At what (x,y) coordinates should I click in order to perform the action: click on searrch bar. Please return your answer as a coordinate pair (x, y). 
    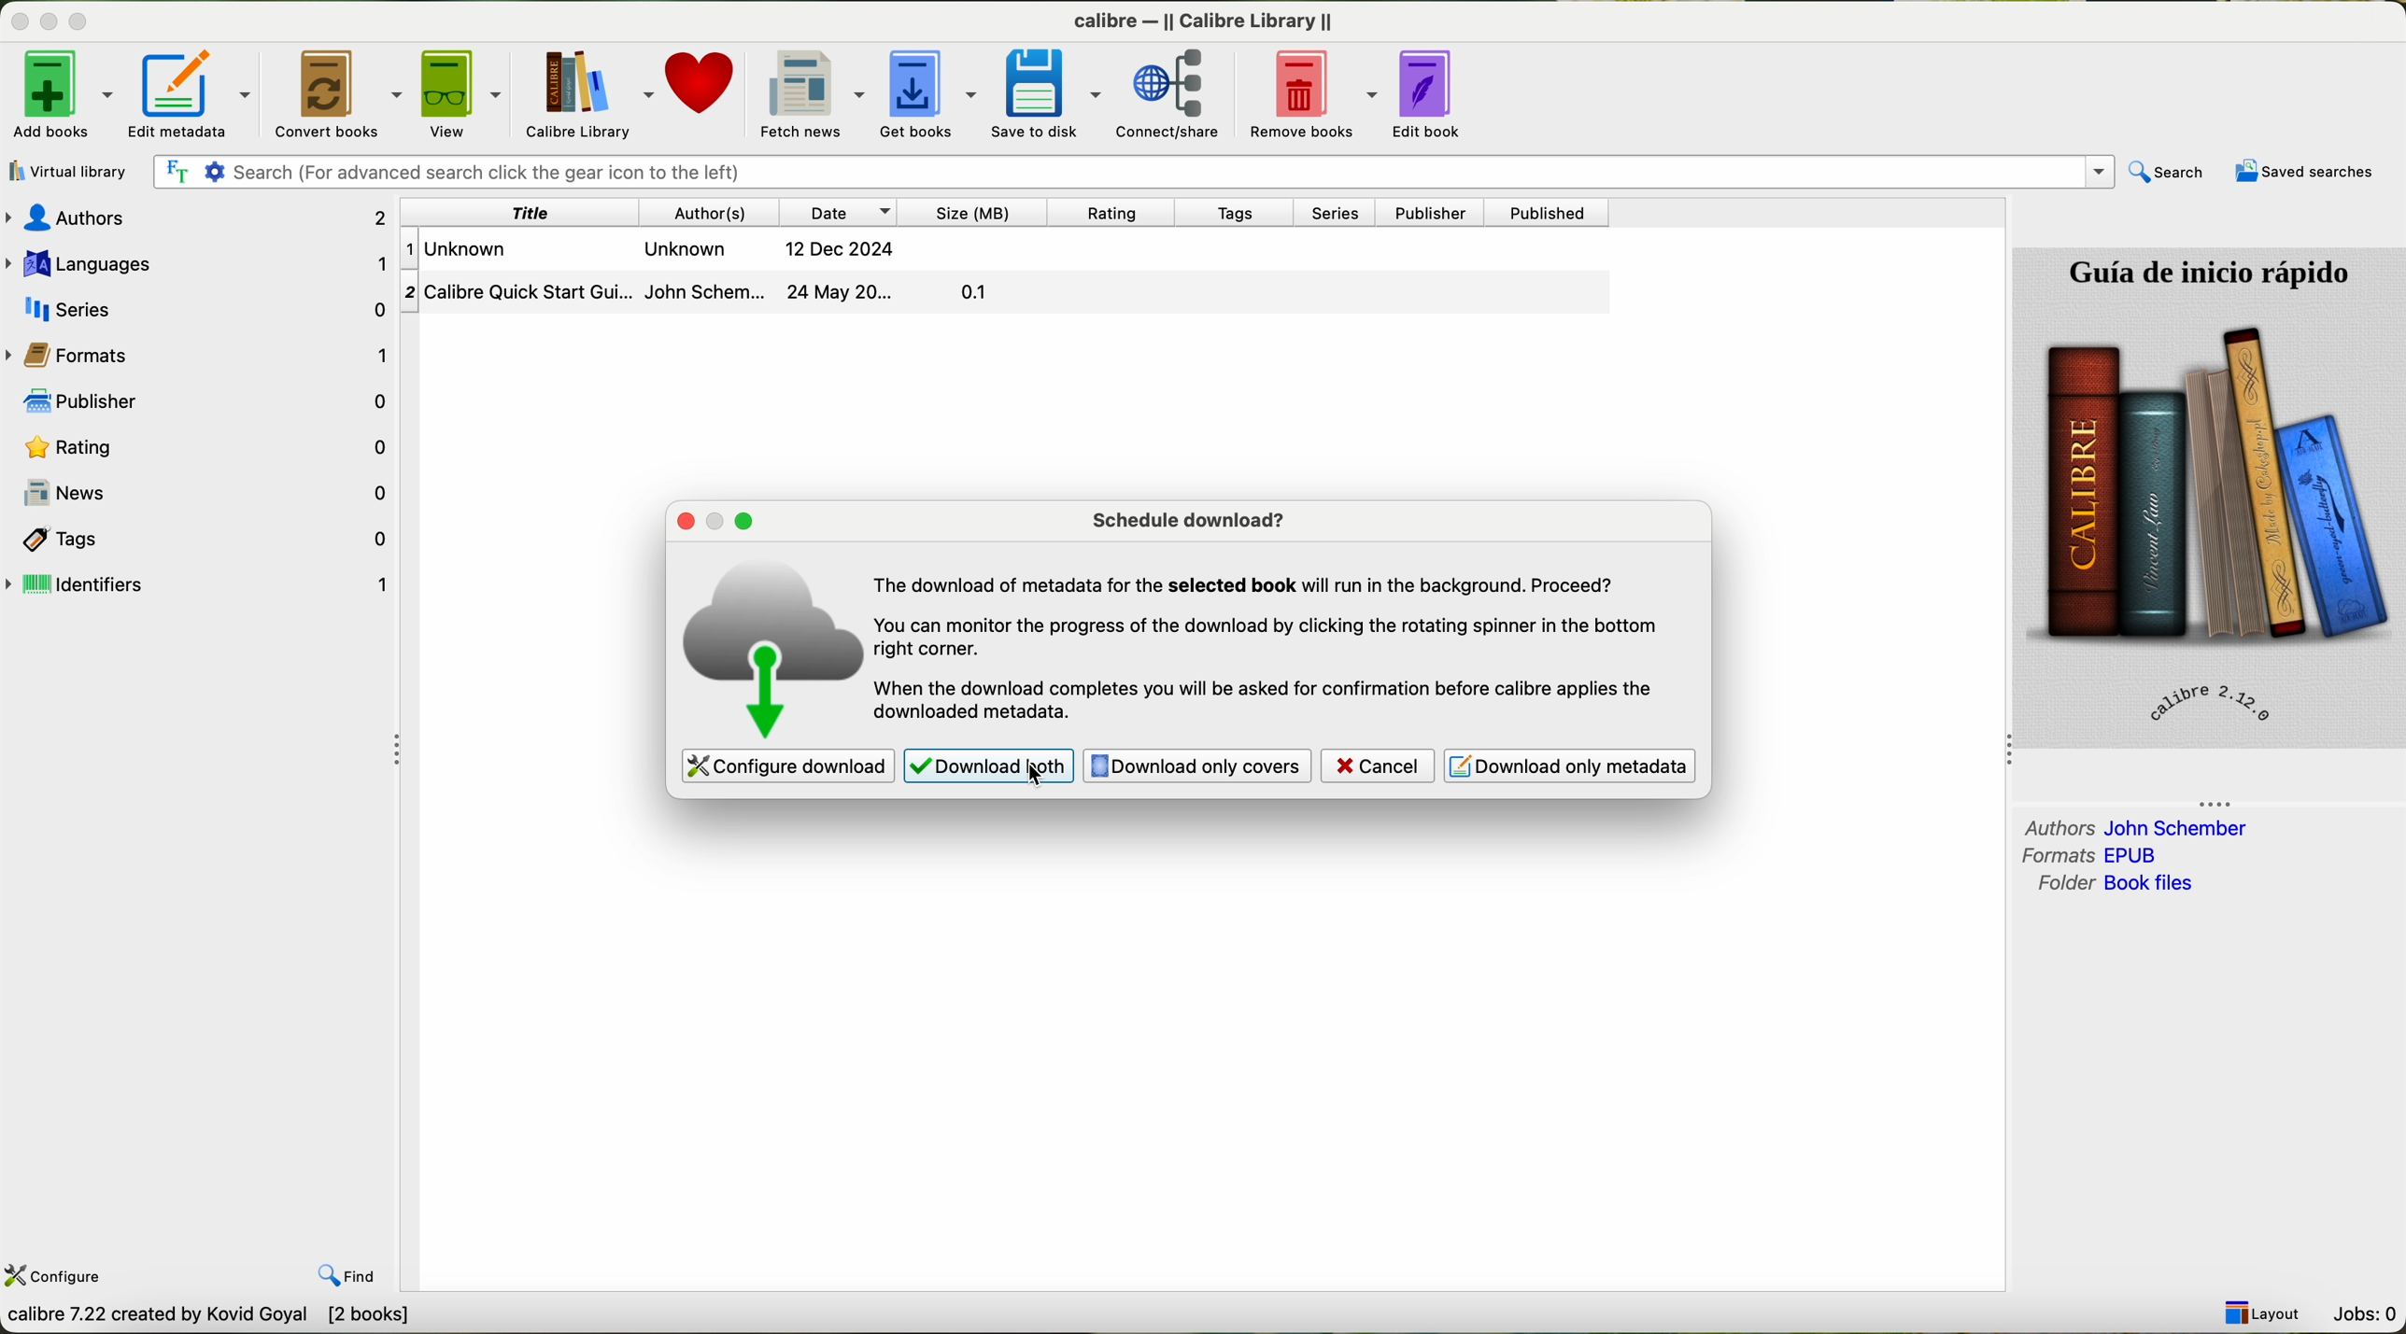
    Looking at the image, I should click on (1139, 171).